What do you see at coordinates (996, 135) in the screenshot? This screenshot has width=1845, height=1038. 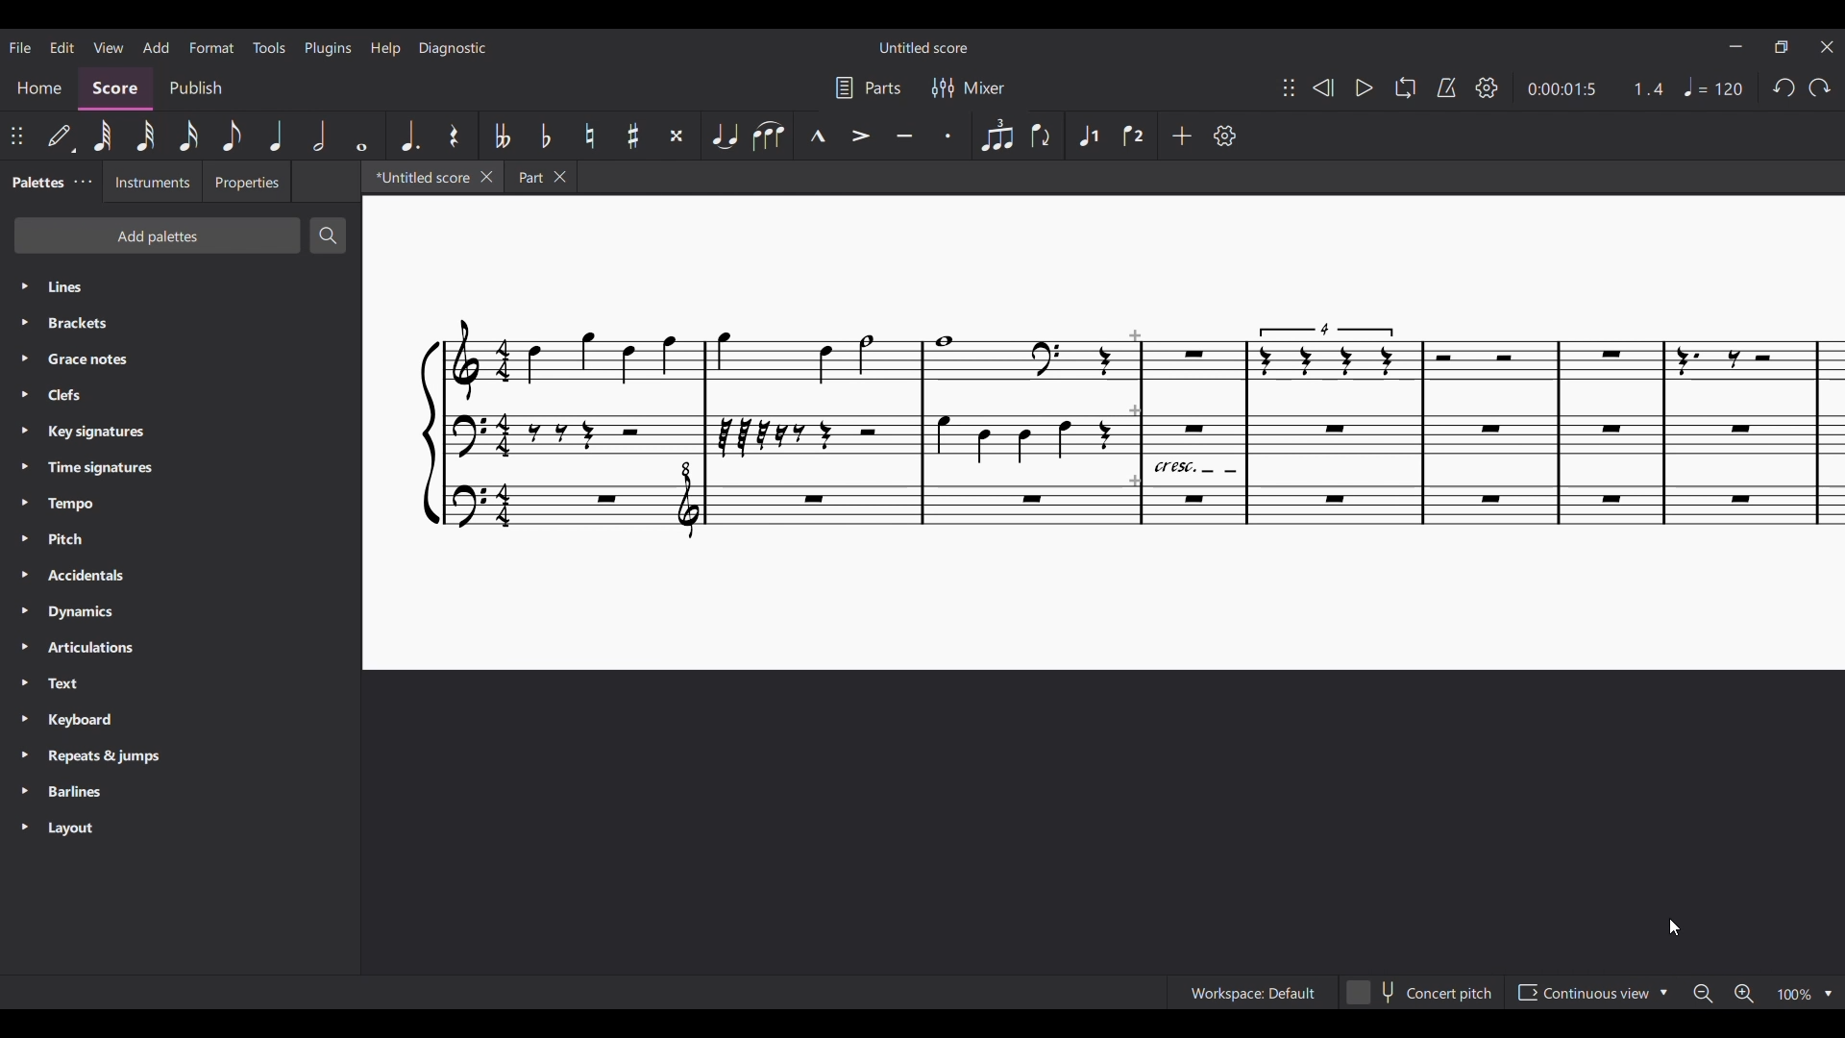 I see `Tuplet` at bounding box center [996, 135].